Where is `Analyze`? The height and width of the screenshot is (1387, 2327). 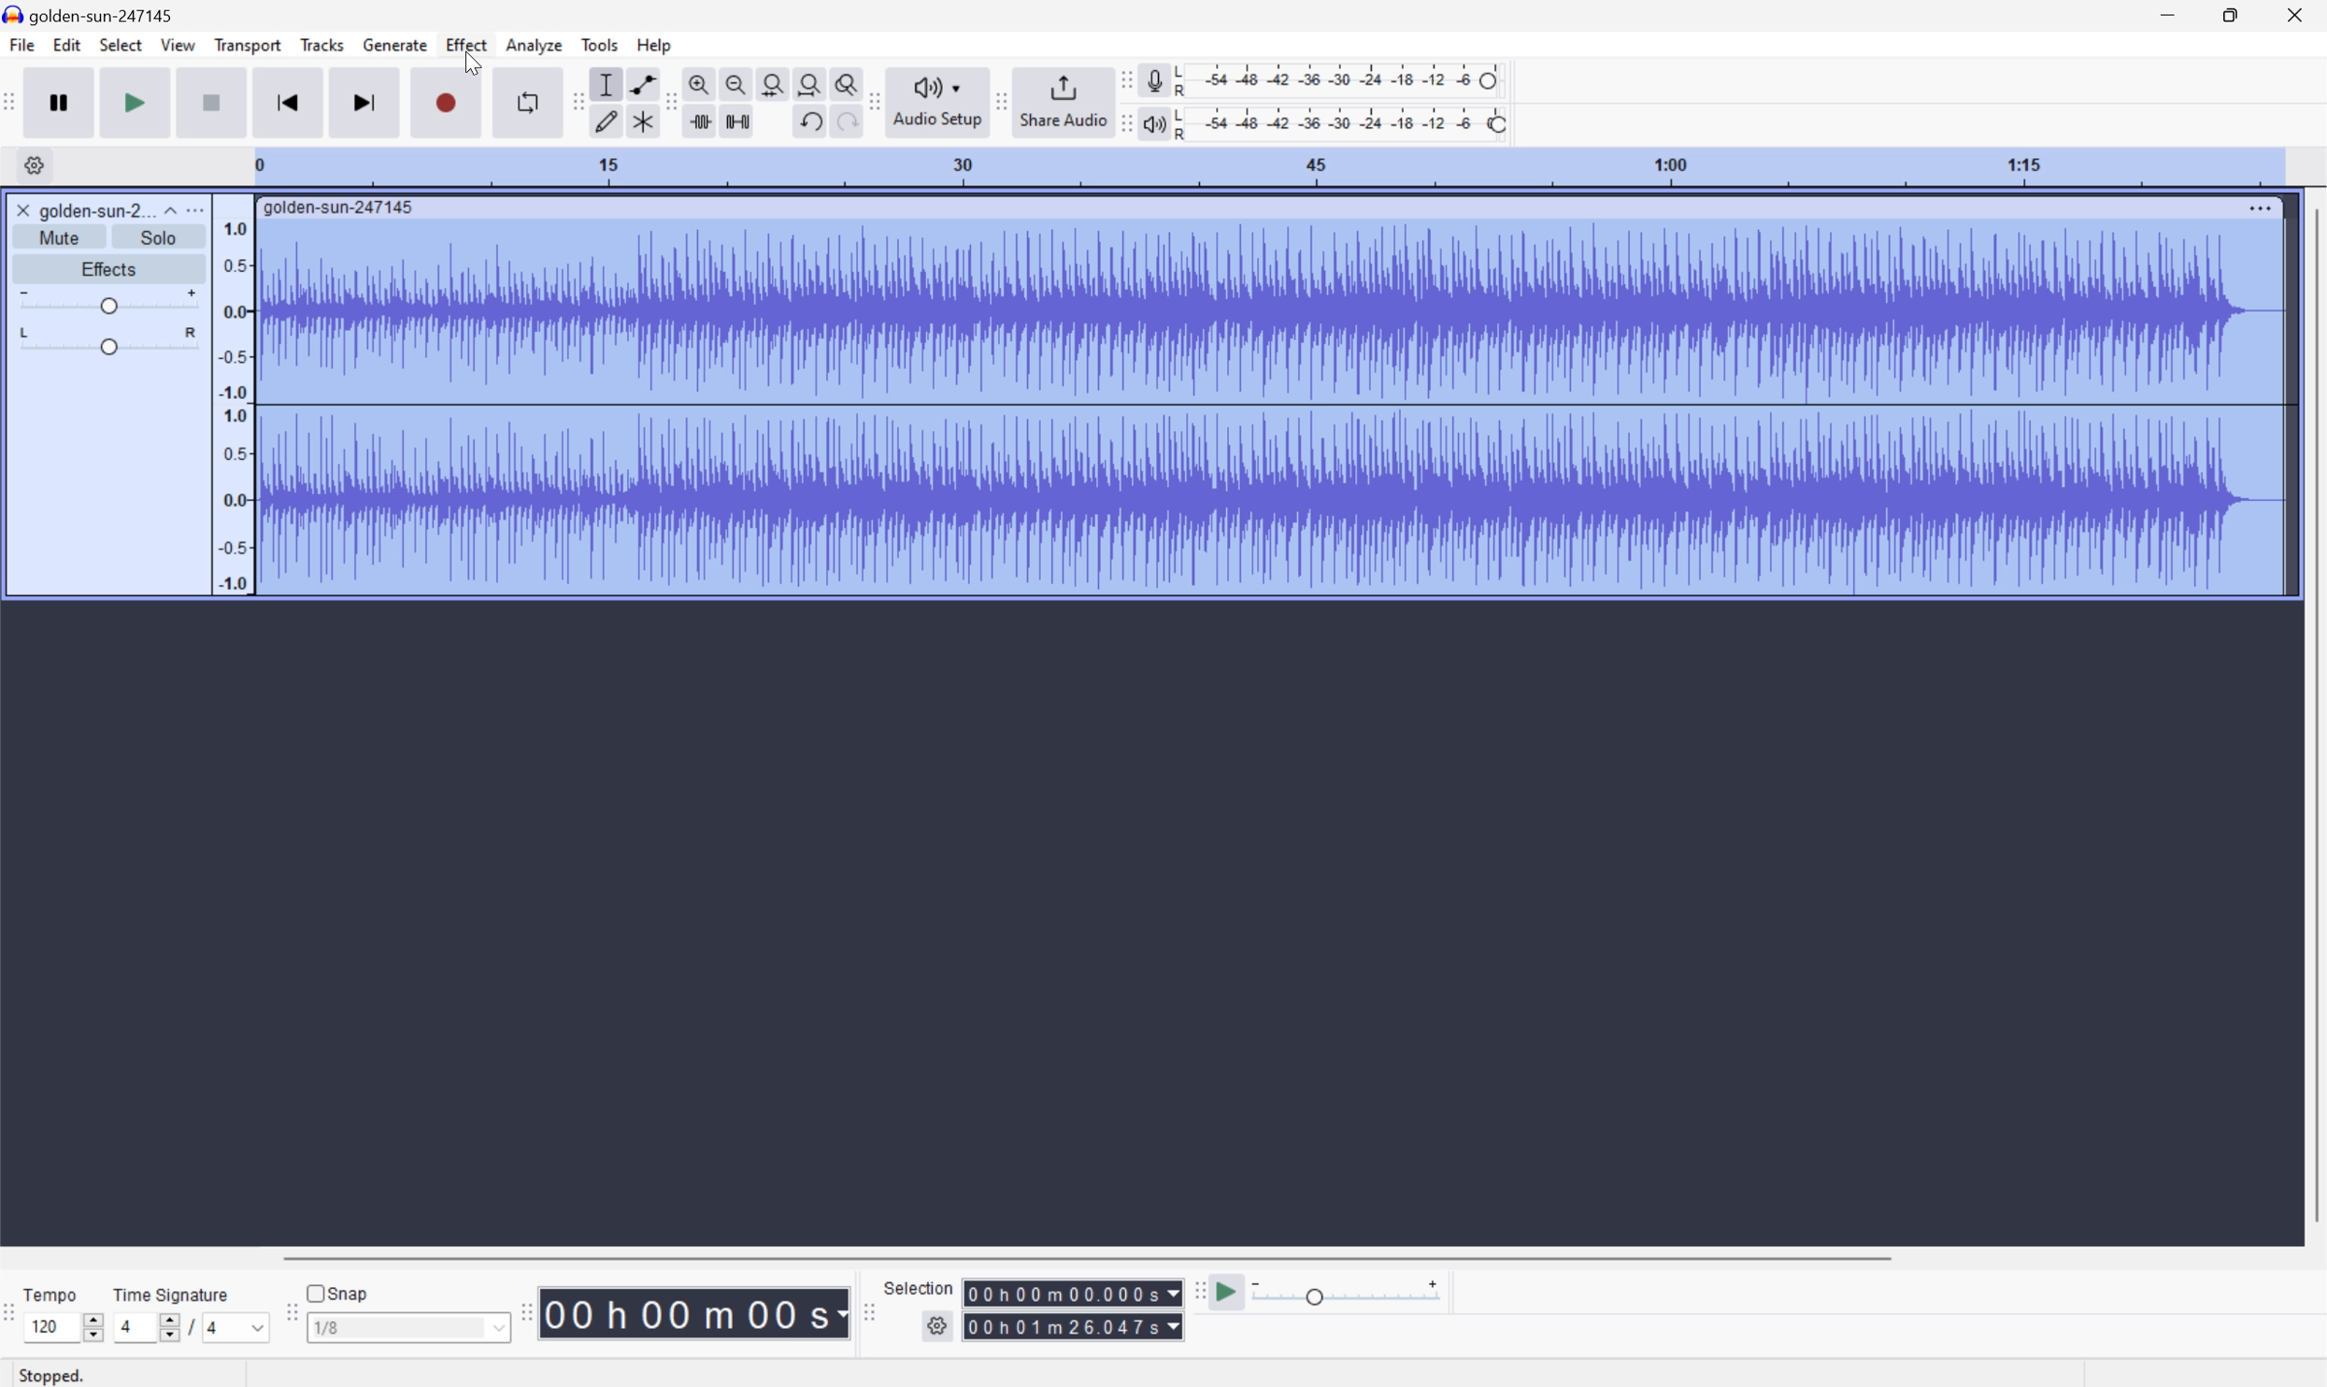
Analyze is located at coordinates (533, 45).